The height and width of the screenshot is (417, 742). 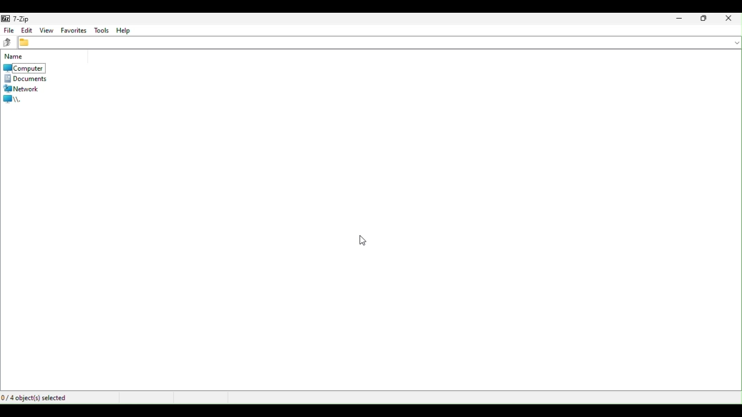 I want to click on up , so click(x=8, y=41).